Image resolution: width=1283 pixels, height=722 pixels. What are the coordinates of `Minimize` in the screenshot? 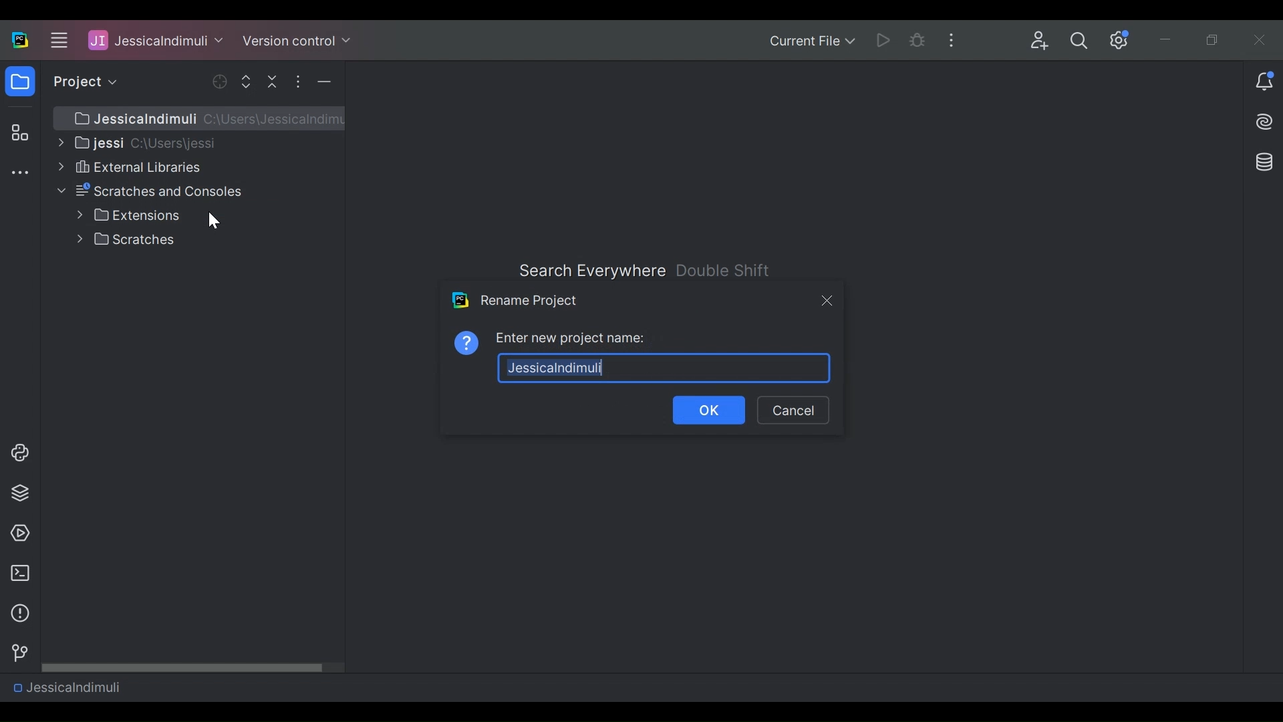 It's located at (1168, 41).